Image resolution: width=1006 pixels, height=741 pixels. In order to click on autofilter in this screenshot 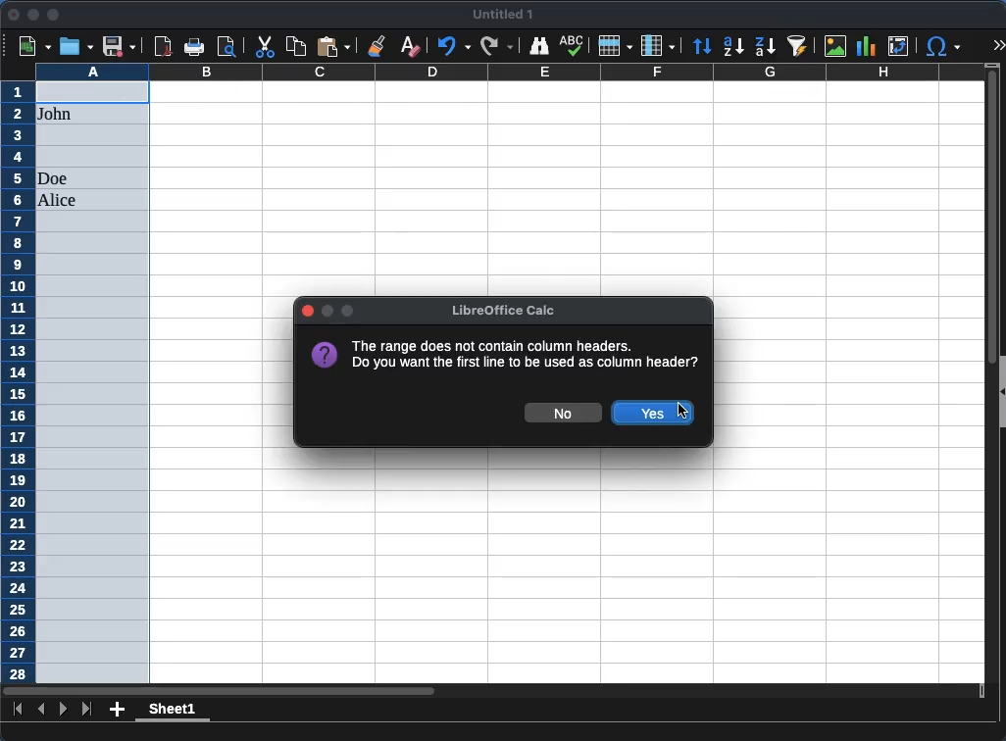, I will do `click(801, 47)`.